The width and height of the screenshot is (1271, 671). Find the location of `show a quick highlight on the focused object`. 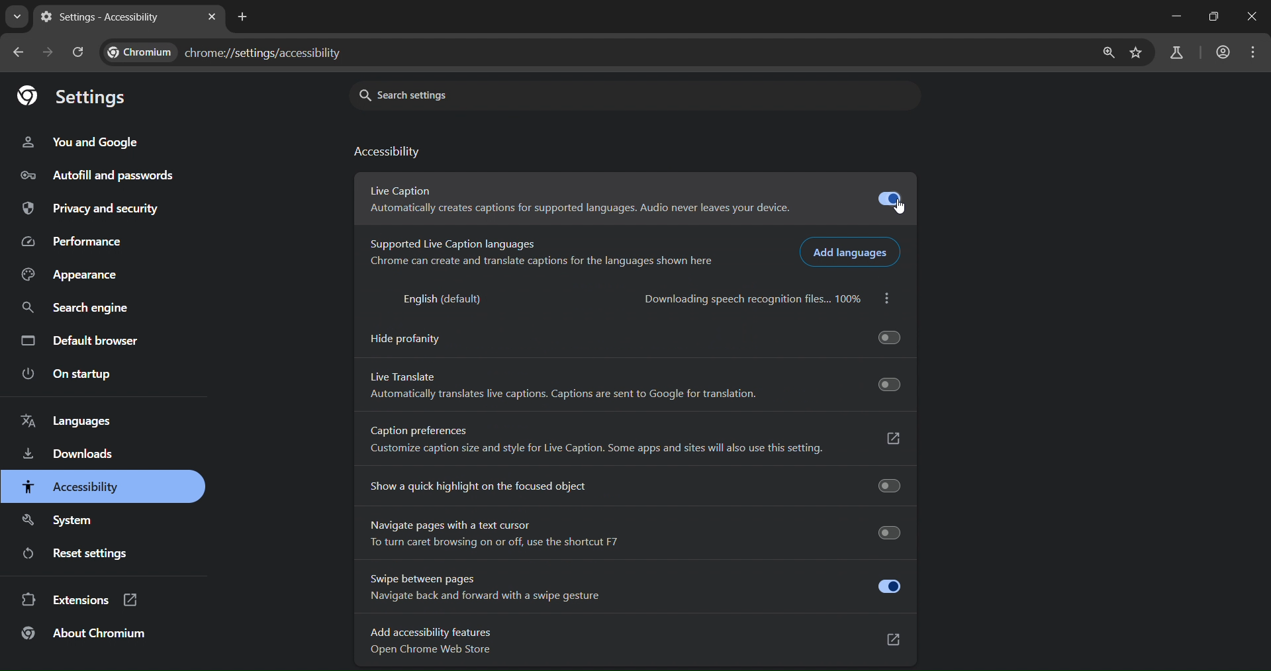

show a quick highlight on the focused object is located at coordinates (636, 484).